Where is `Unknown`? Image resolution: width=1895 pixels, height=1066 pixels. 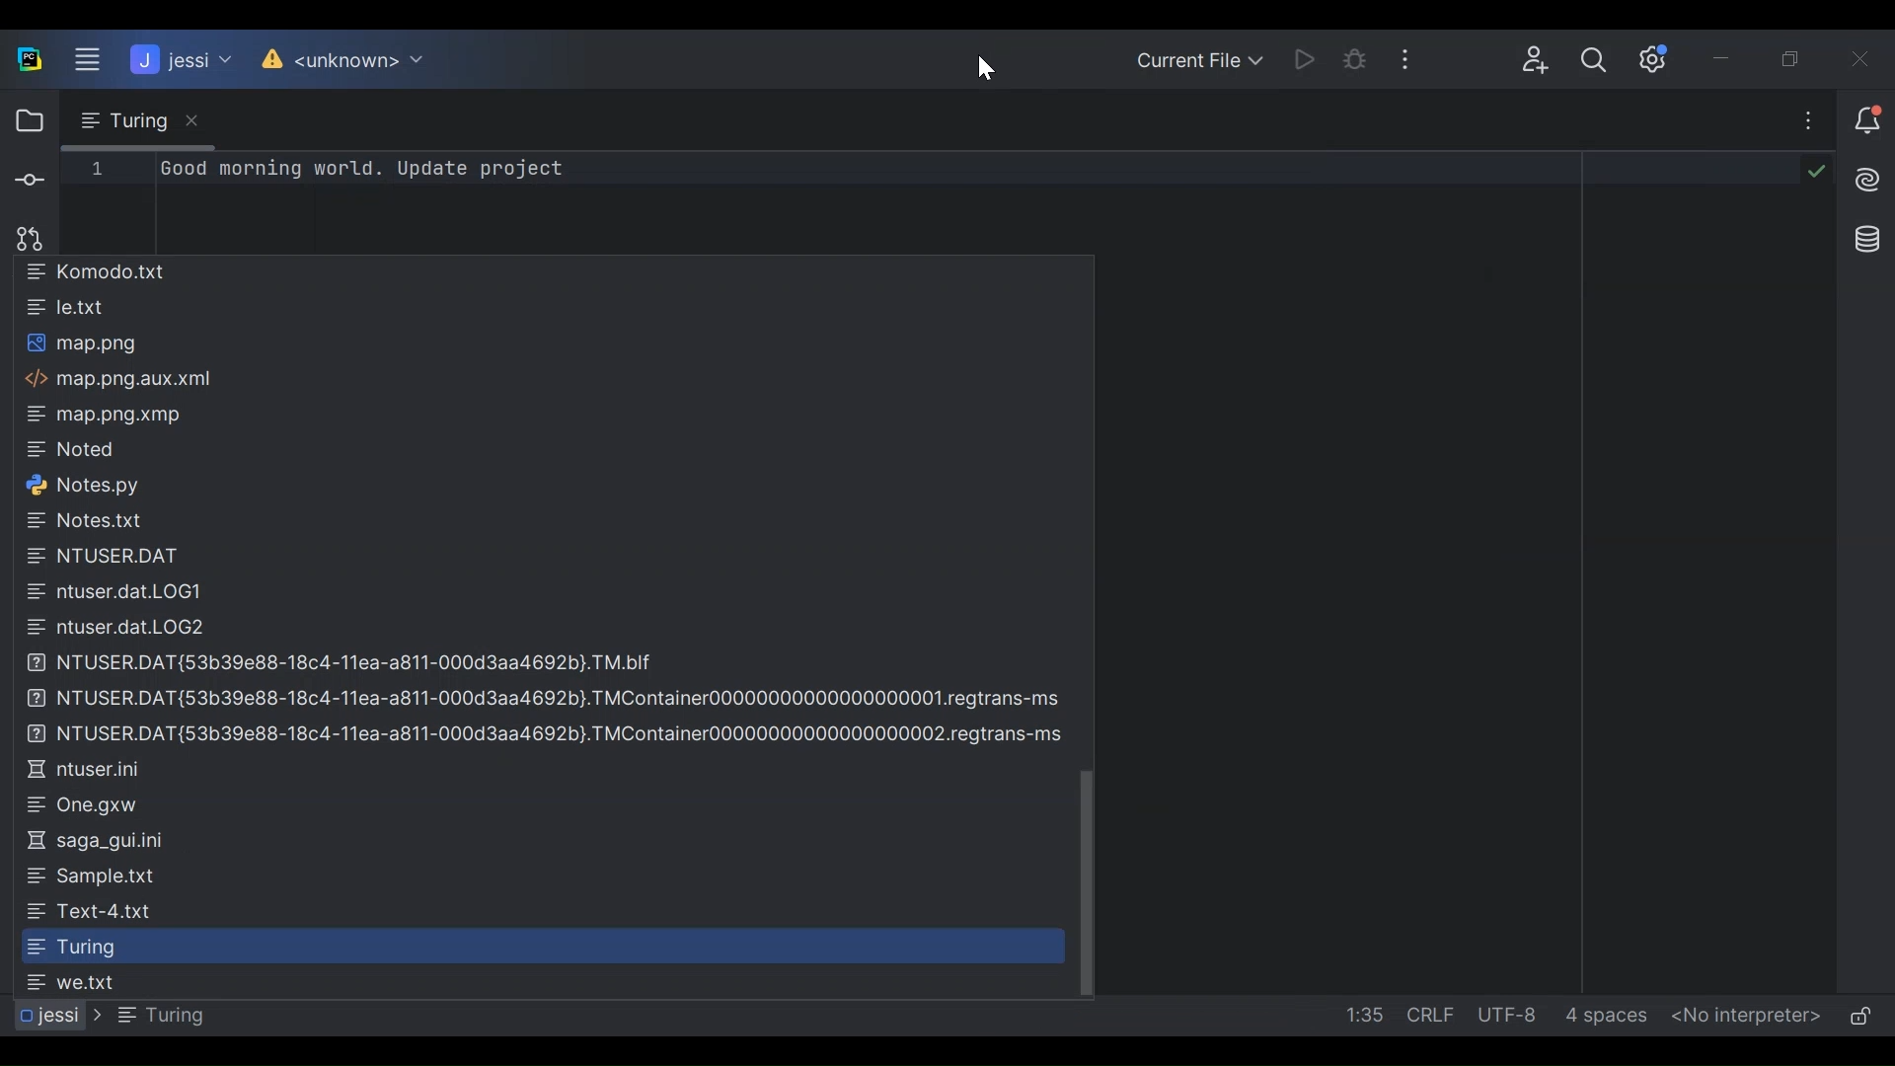
Unknown is located at coordinates (354, 61).